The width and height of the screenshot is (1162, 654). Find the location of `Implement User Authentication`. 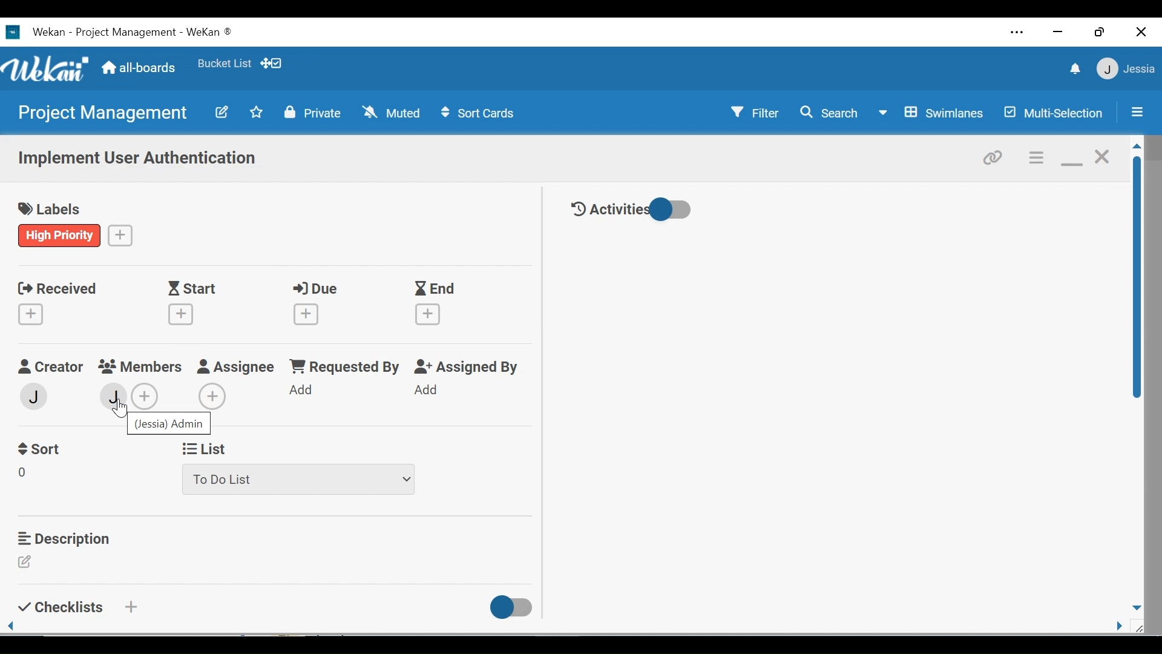

Implement User Authentication is located at coordinates (136, 160).